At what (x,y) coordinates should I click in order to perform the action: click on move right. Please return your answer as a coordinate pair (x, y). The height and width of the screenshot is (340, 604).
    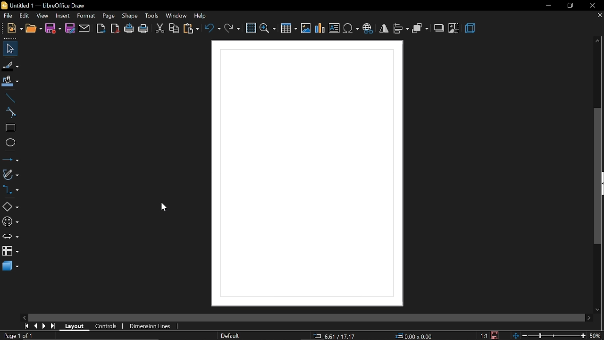
    Looking at the image, I should click on (588, 317).